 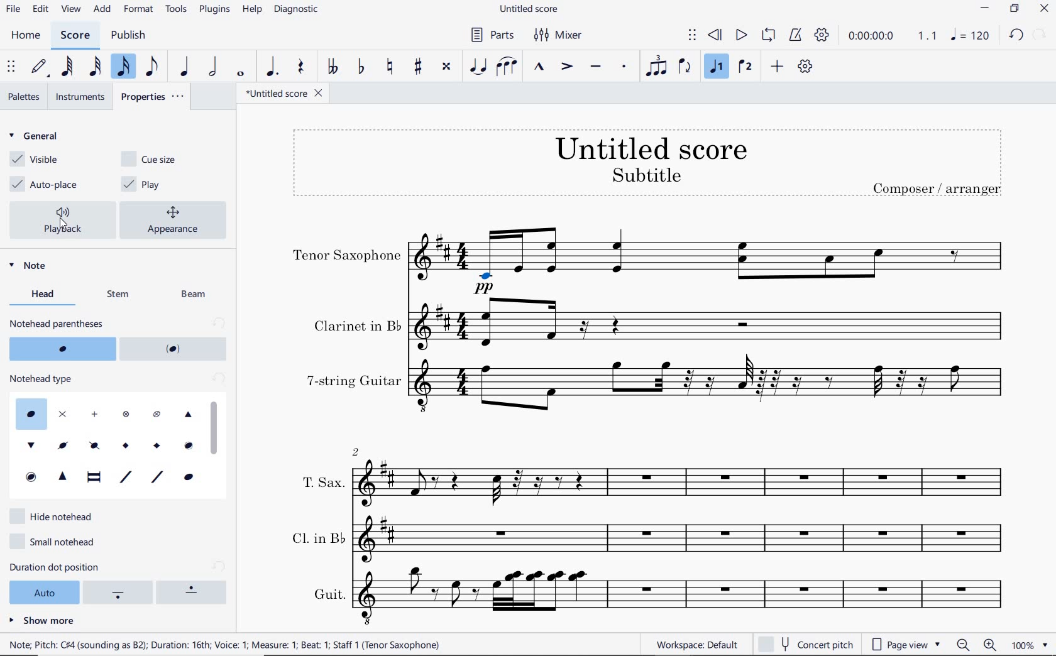 I want to click on MARCATO, so click(x=539, y=68).